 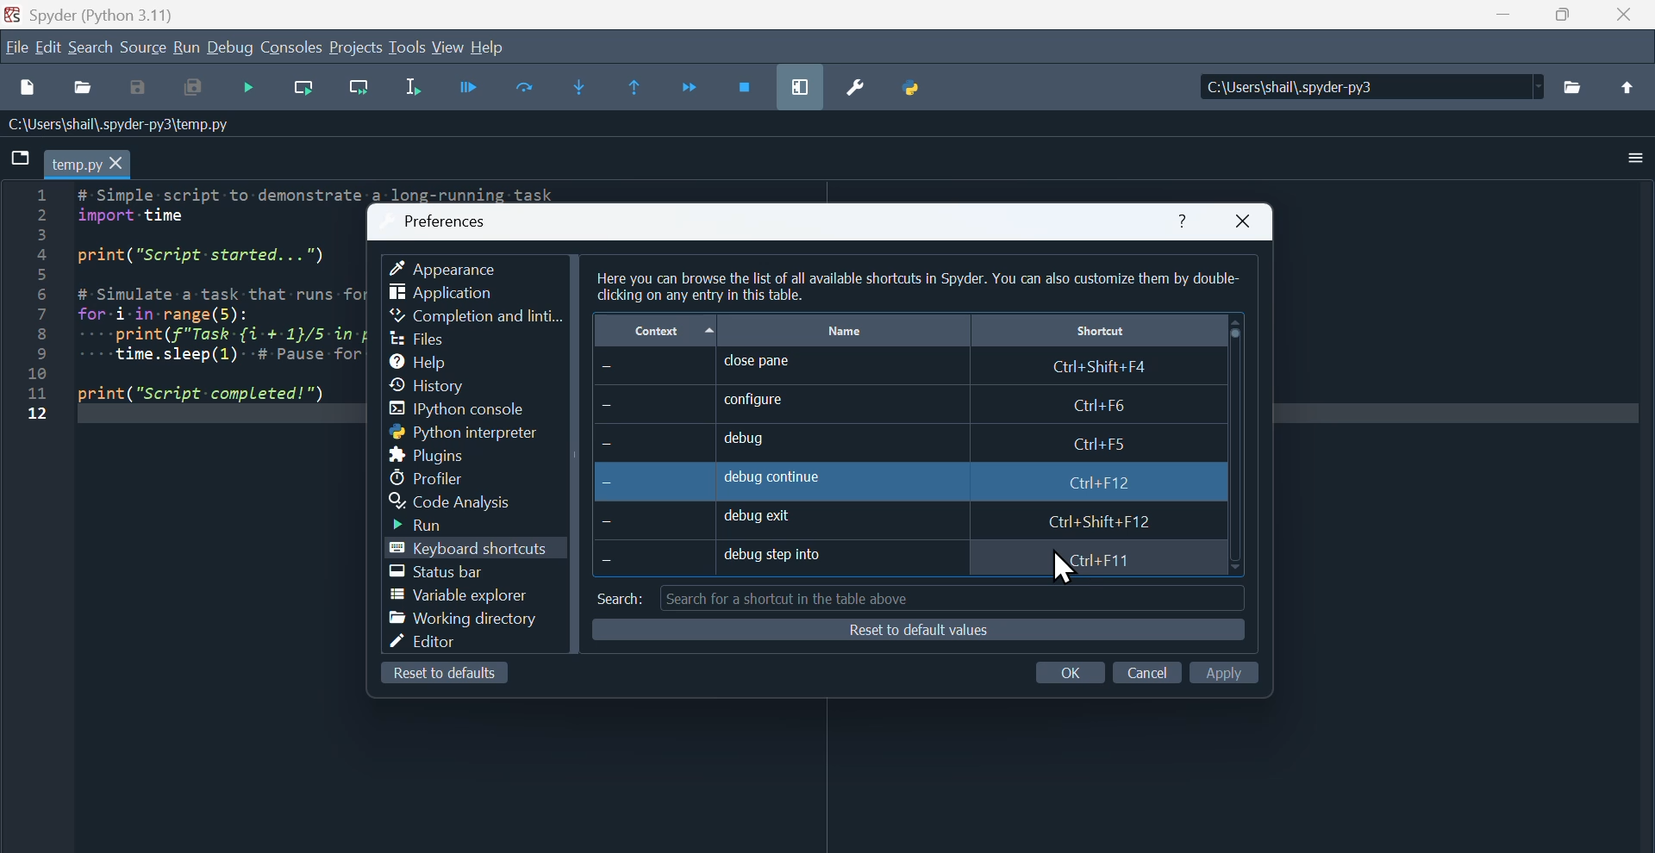 I want to click on debug, so click(x=877, y=440).